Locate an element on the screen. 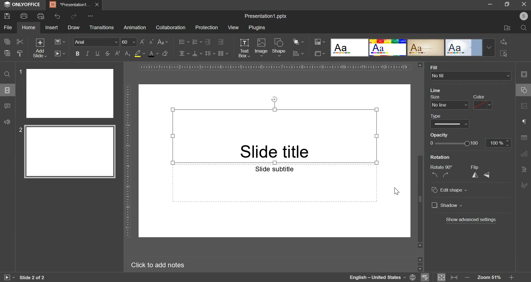 This screenshot has height=282, width=531. opacity bar is located at coordinates (456, 143).